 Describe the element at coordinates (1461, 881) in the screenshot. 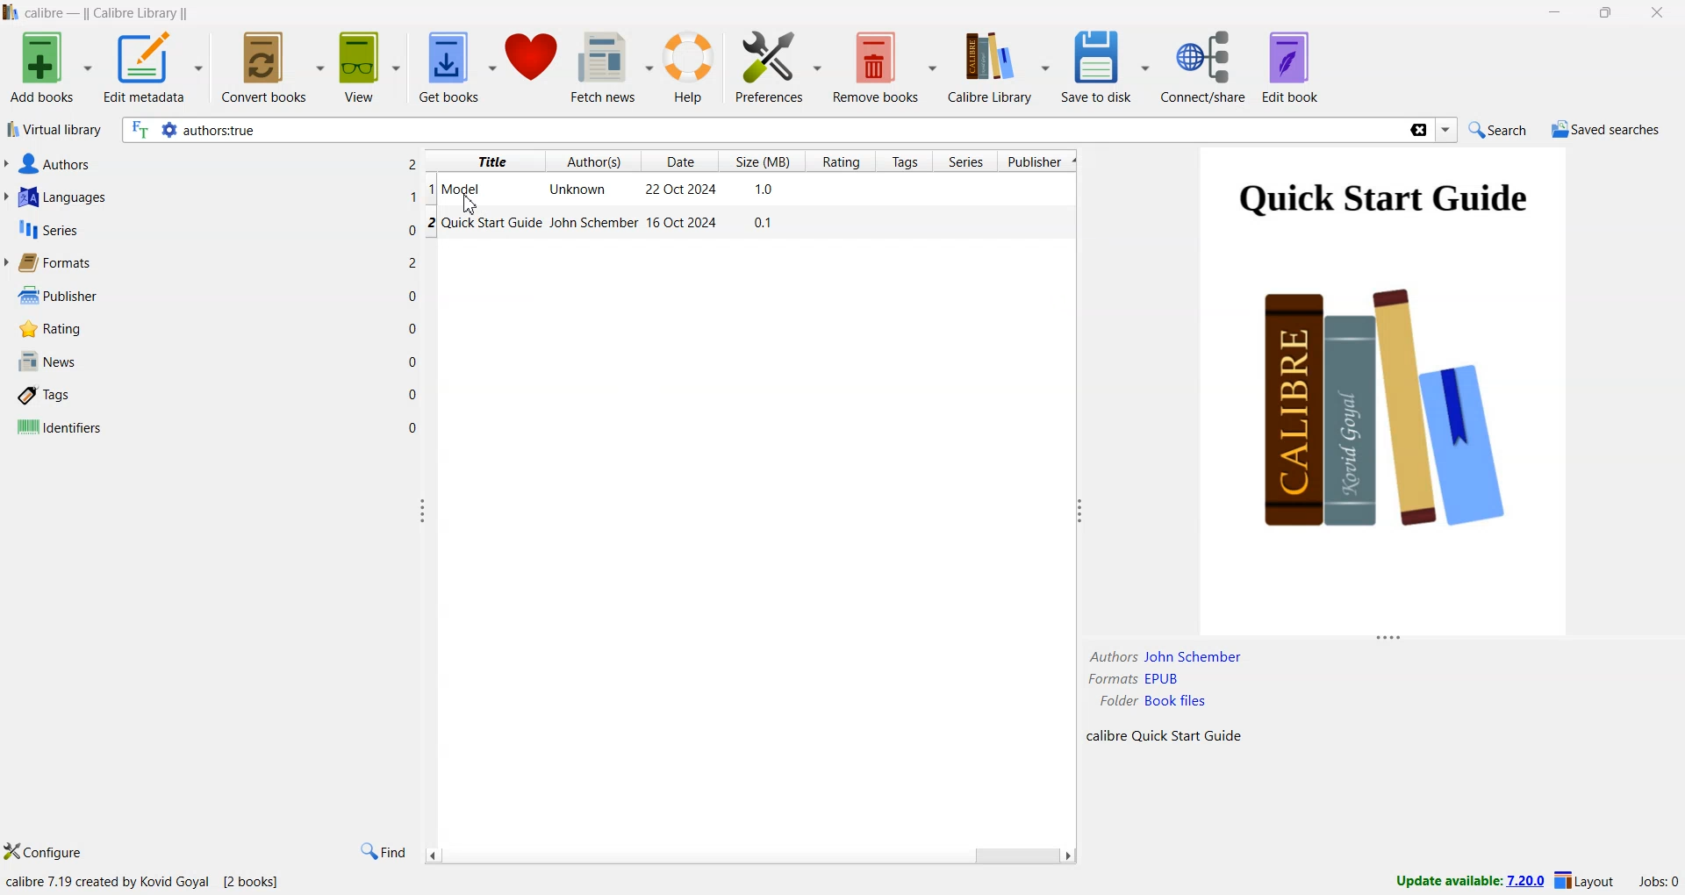

I see `update available` at that location.